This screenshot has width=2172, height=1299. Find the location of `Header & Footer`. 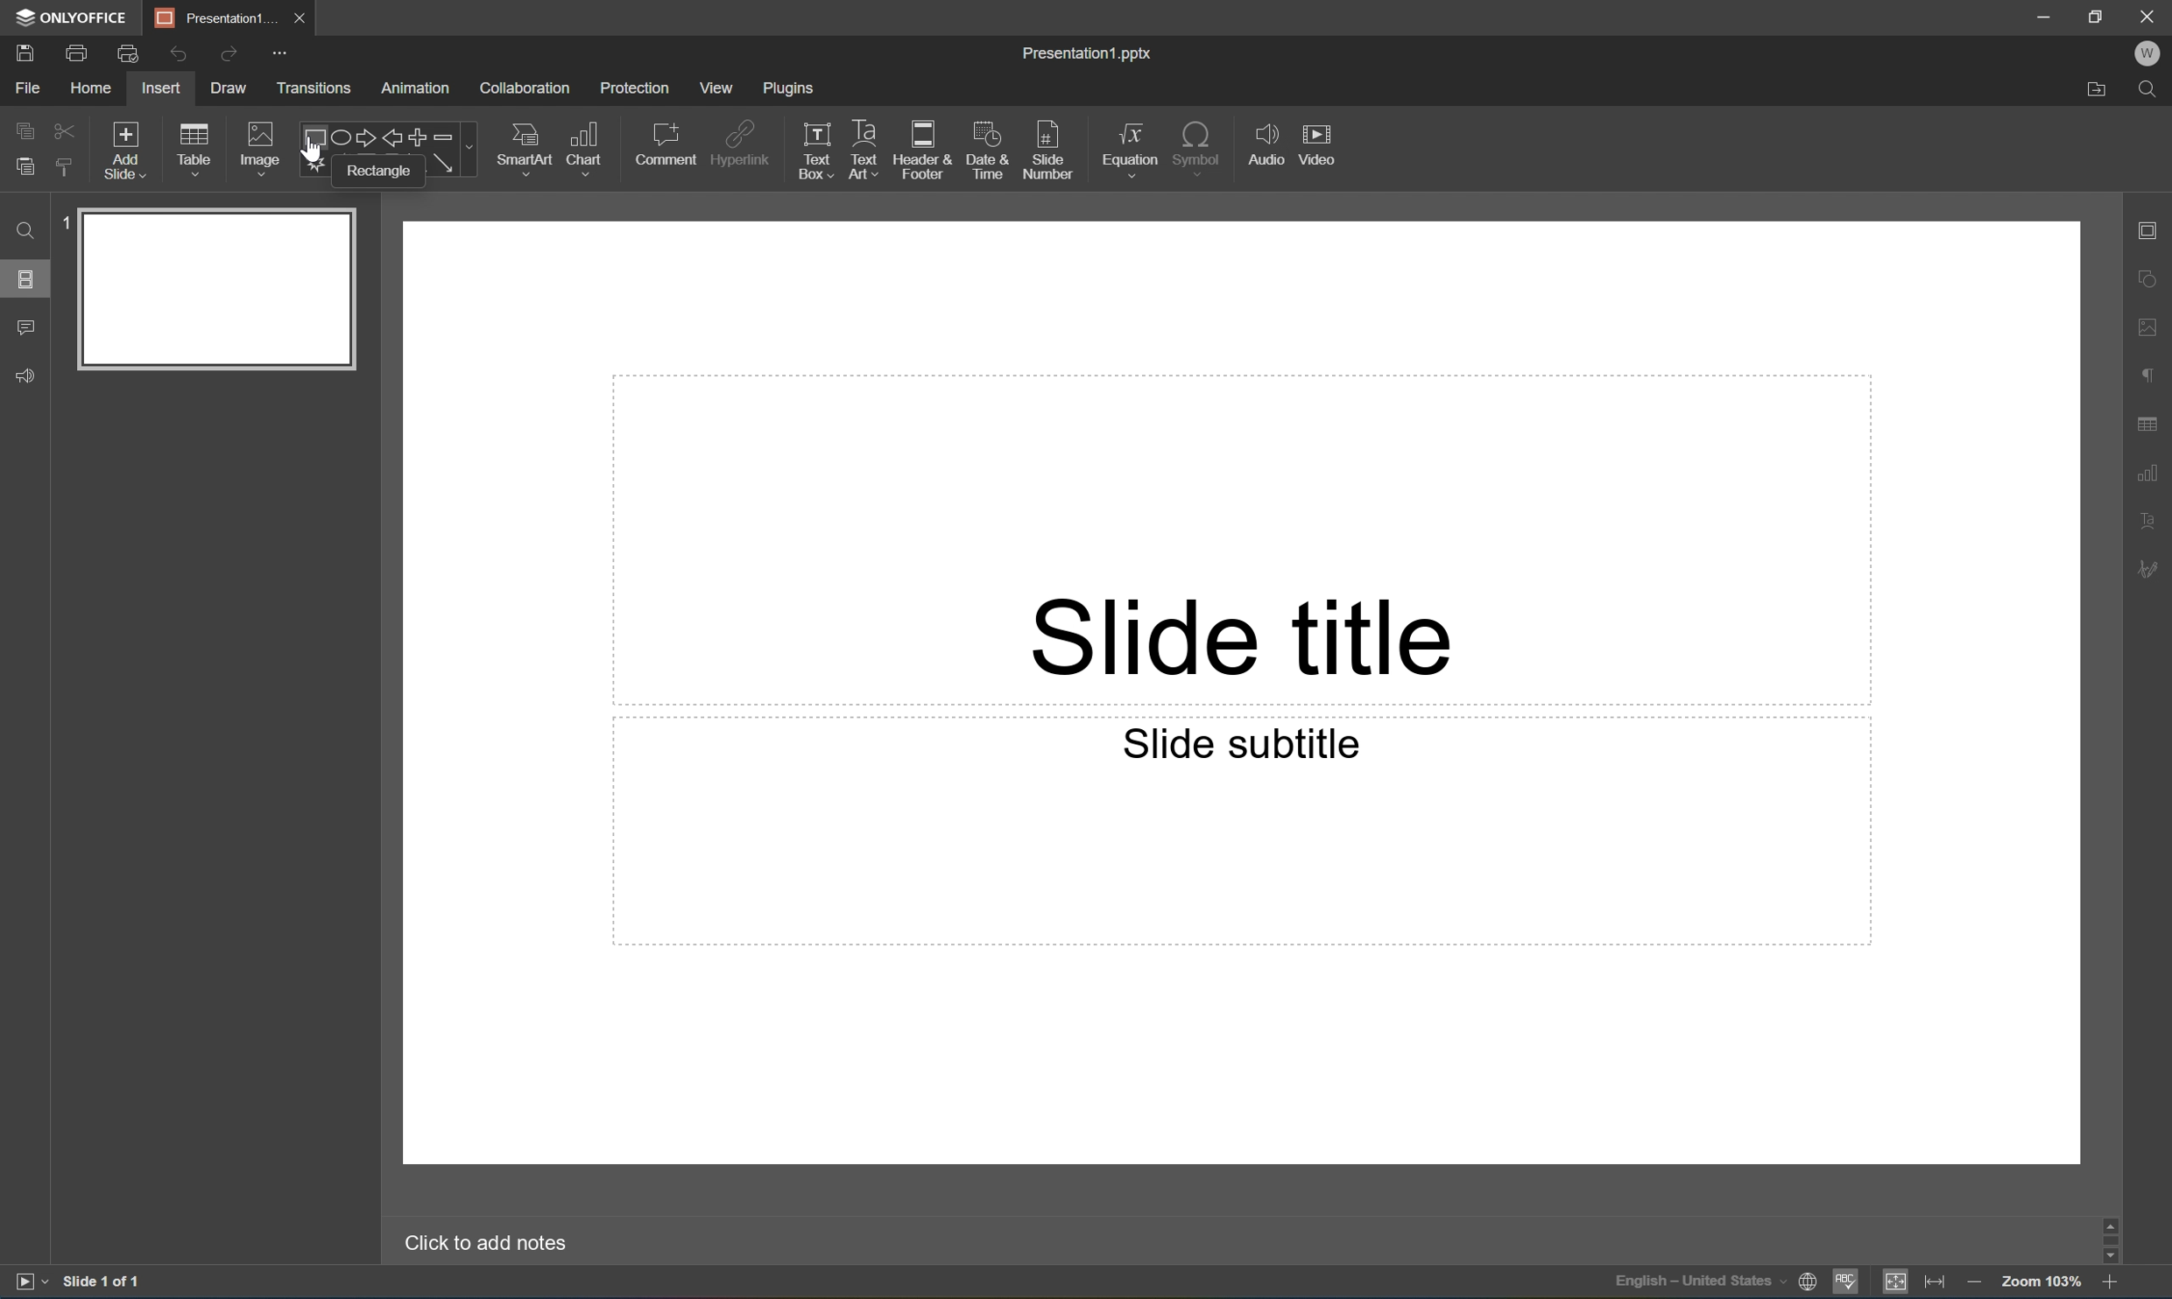

Header & Footer is located at coordinates (922, 150).